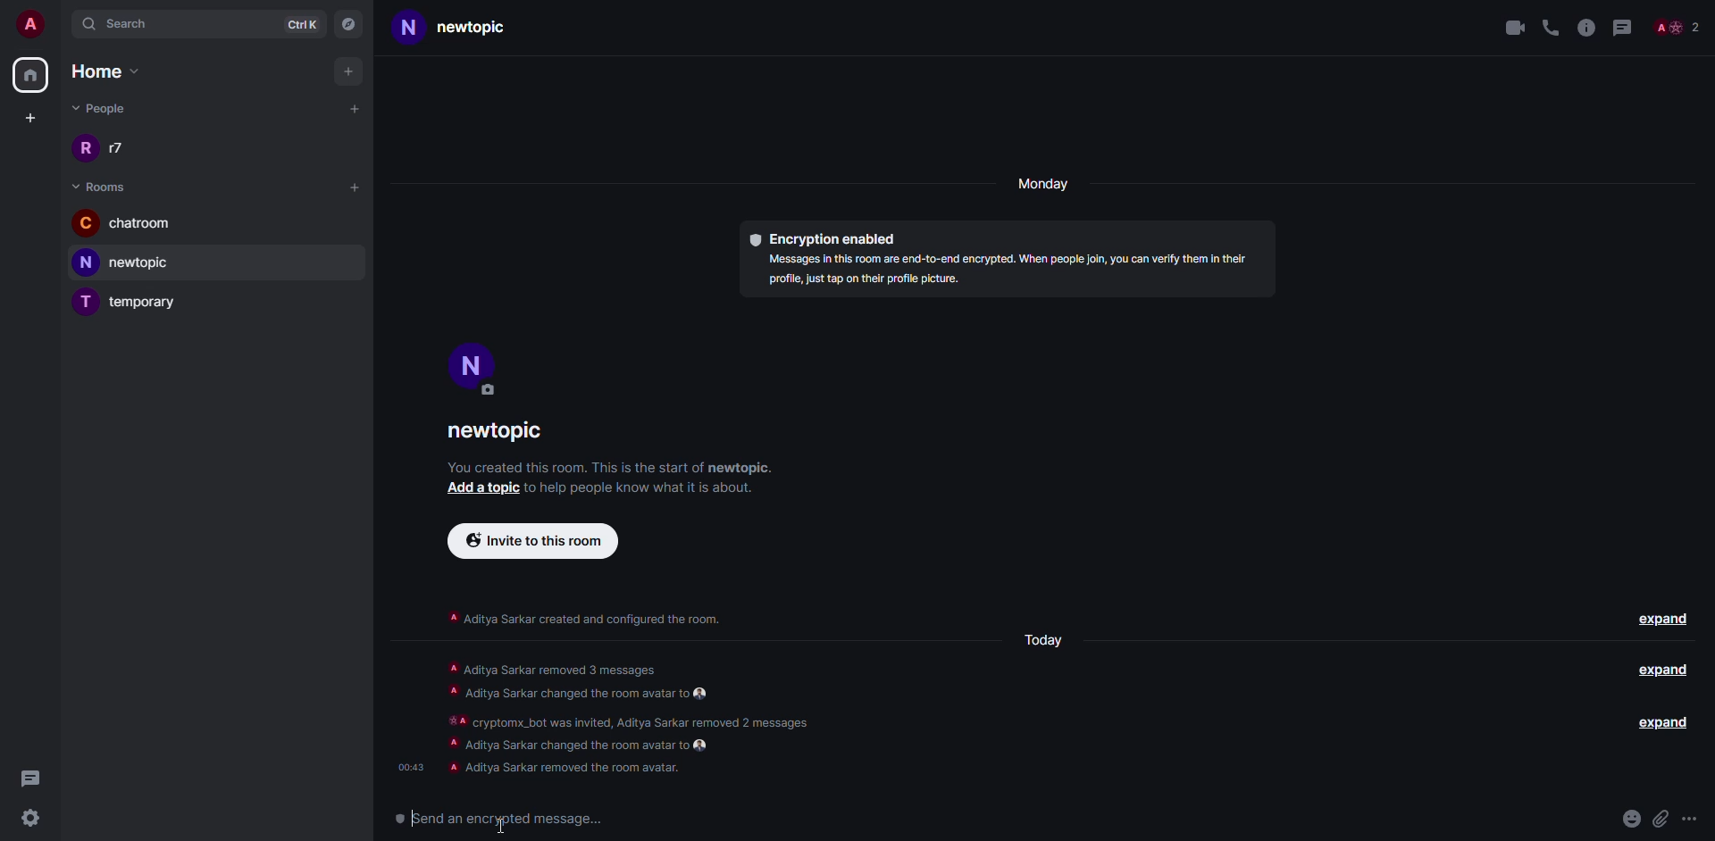 The image size is (1715, 841). I want to click on search, so click(130, 23).